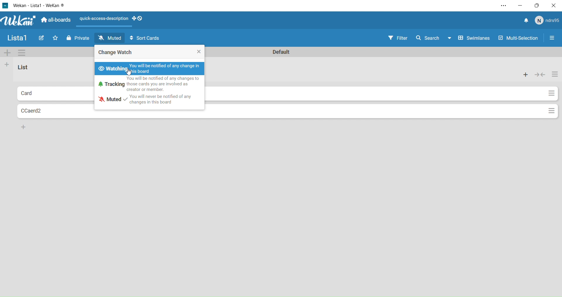 The image size is (562, 297). I want to click on All boards, so click(56, 21).